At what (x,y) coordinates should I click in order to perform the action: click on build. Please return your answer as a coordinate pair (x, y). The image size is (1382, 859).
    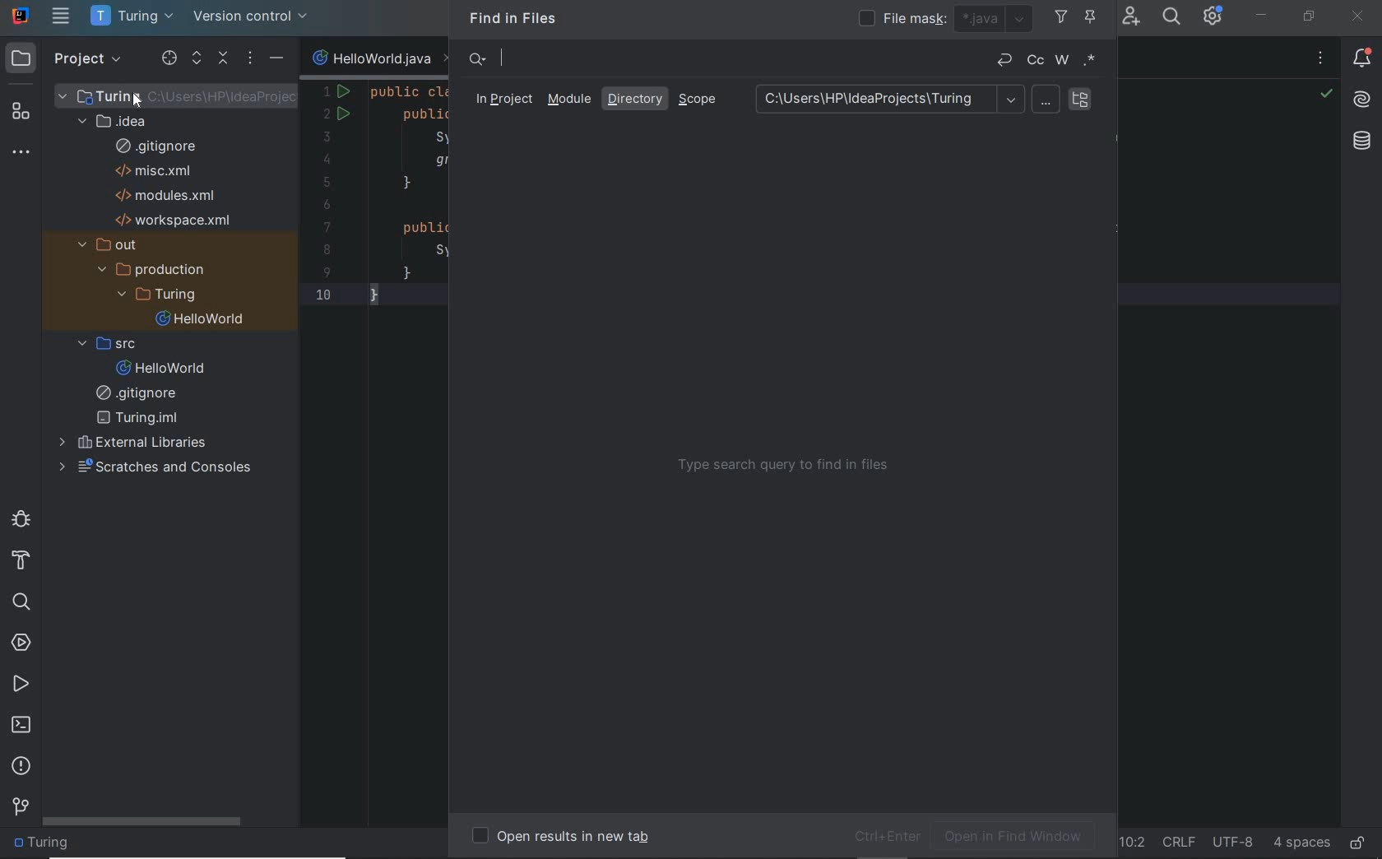
    Looking at the image, I should click on (24, 564).